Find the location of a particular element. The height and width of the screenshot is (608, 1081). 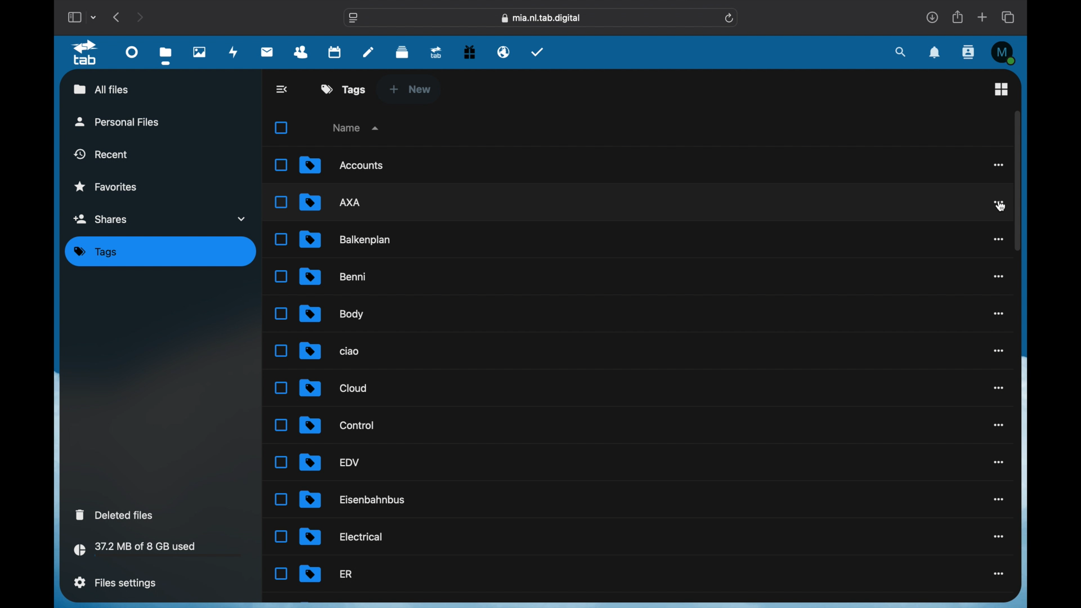

search is located at coordinates (901, 52).